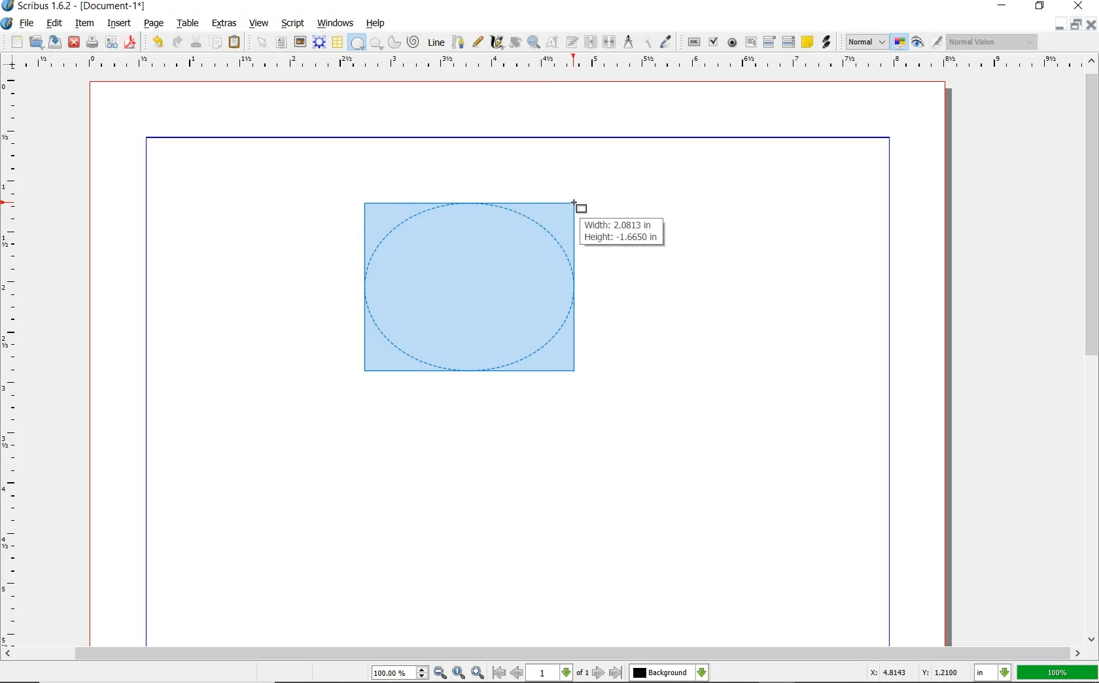 The width and height of the screenshot is (1099, 683). Describe the element at coordinates (54, 24) in the screenshot. I see `EDIT` at that location.